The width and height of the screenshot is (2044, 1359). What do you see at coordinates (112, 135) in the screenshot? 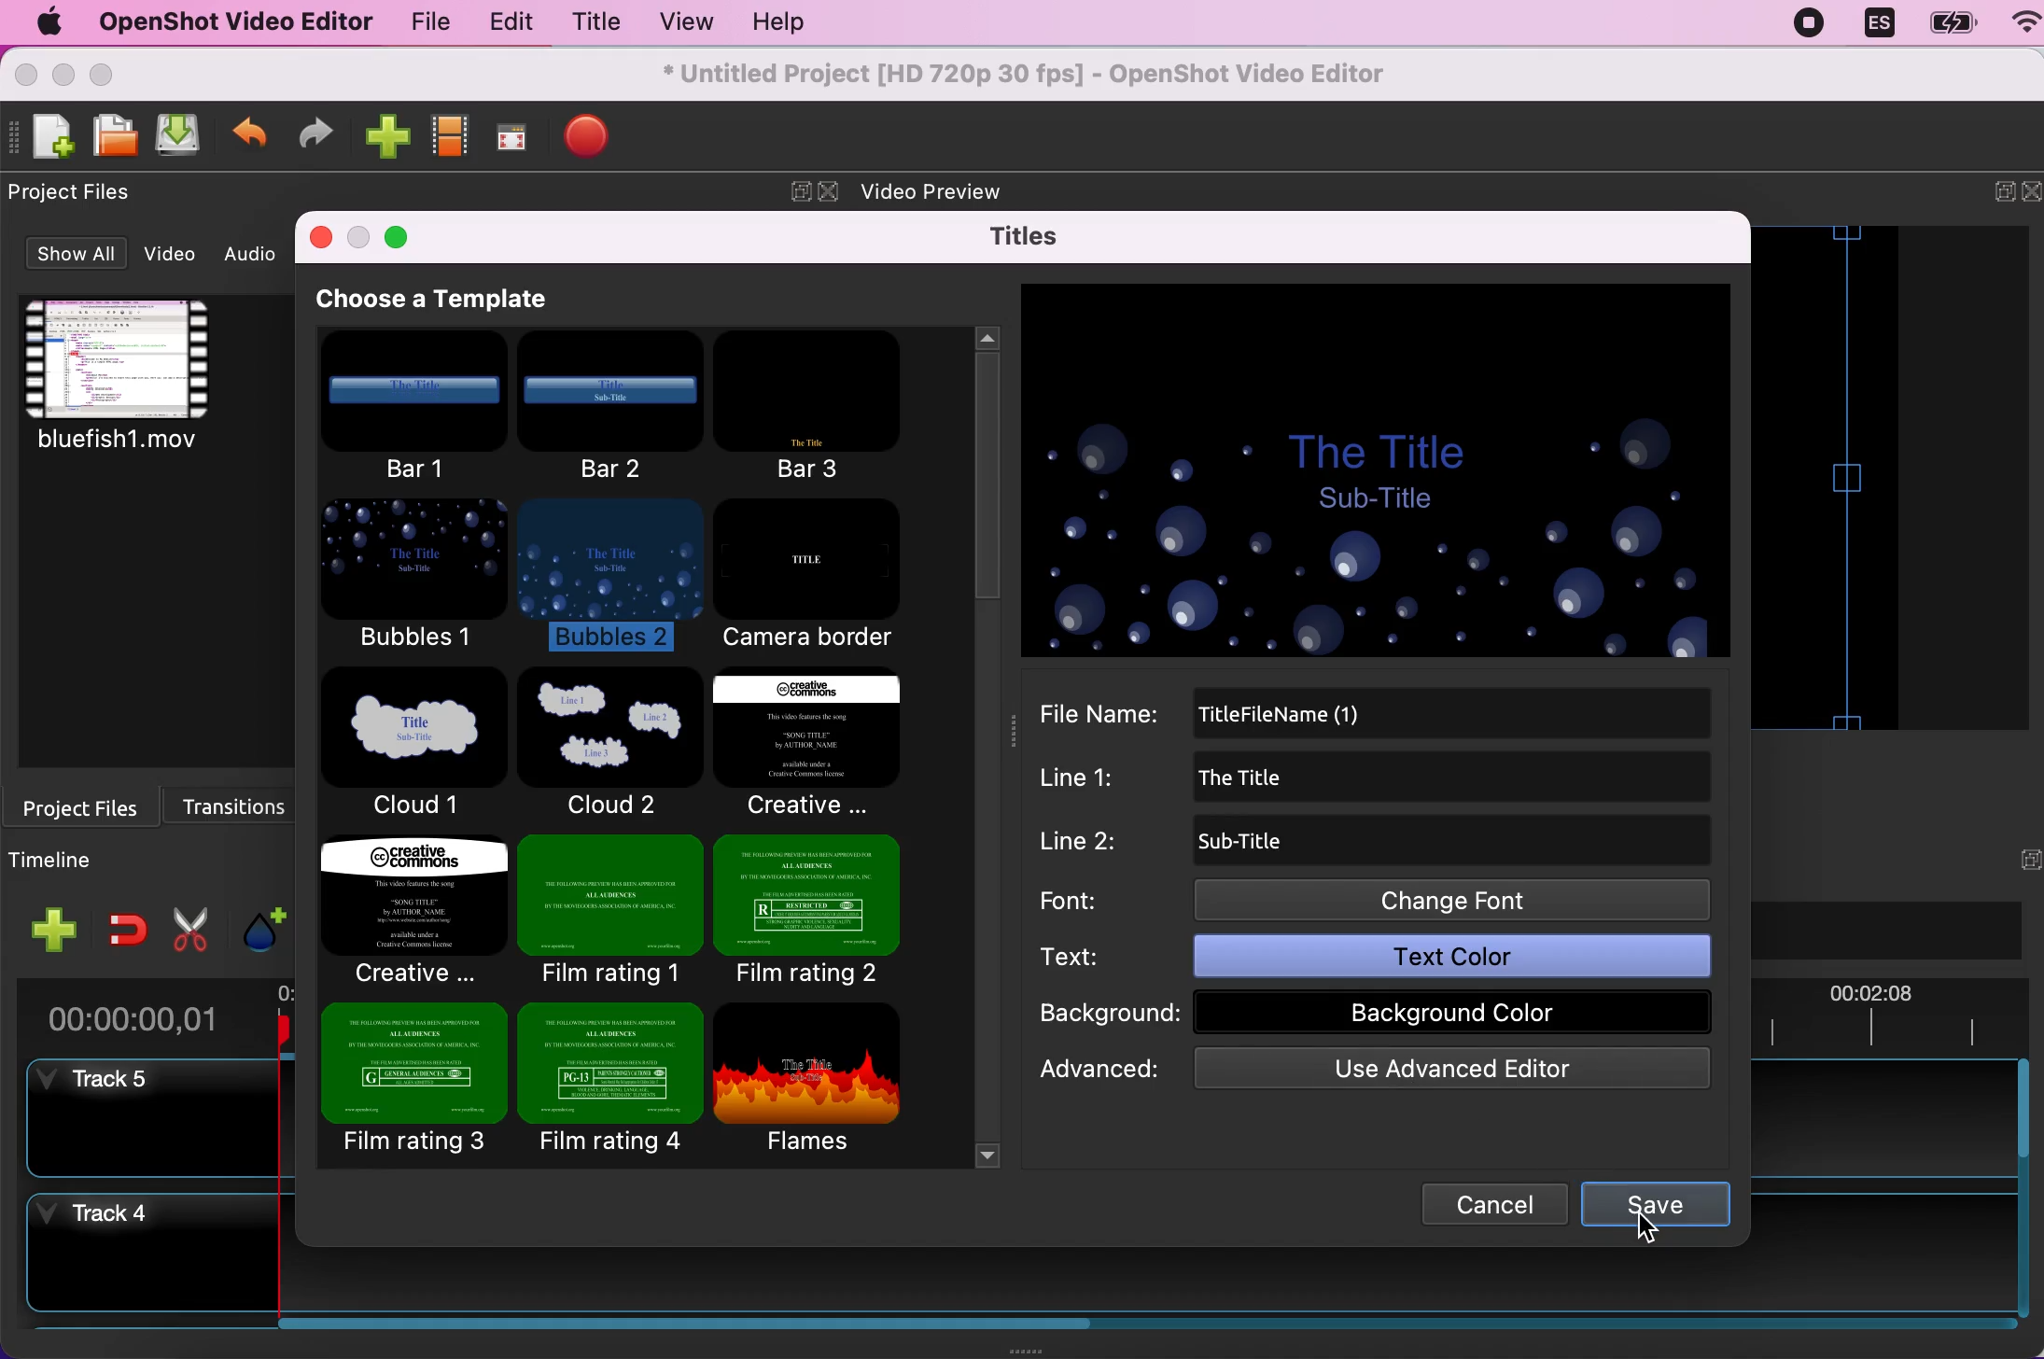
I see `open project` at bounding box center [112, 135].